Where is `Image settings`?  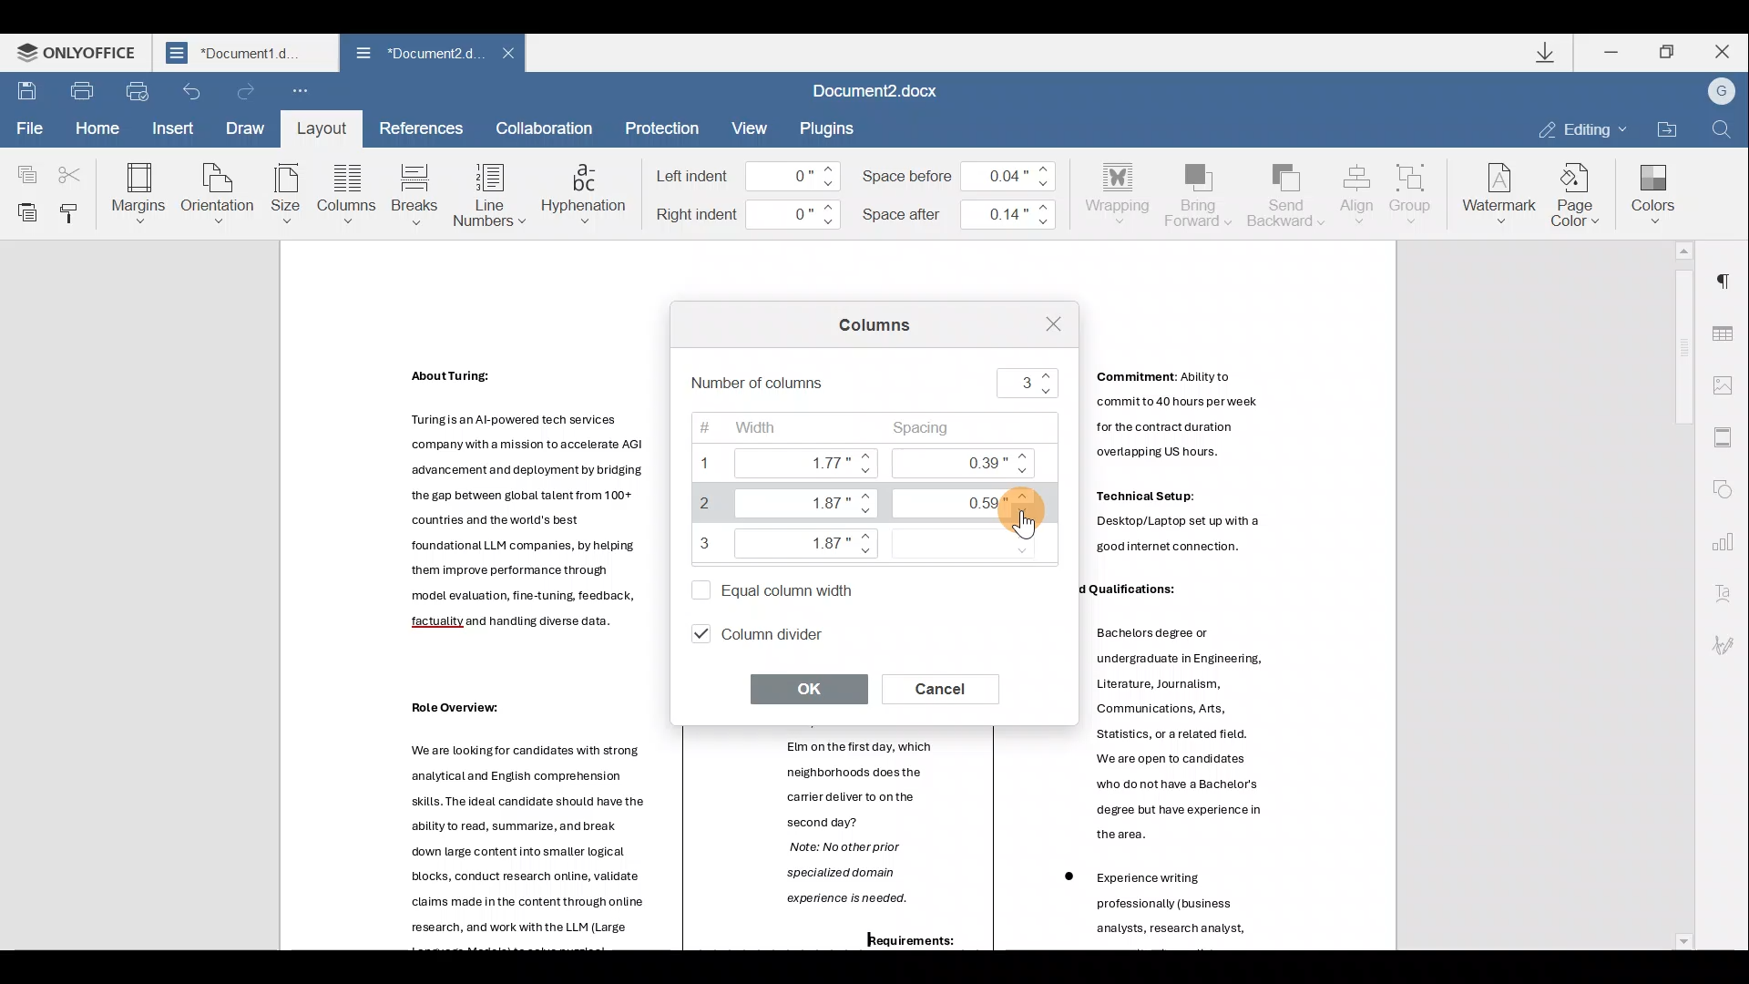
Image settings is located at coordinates (1728, 384).